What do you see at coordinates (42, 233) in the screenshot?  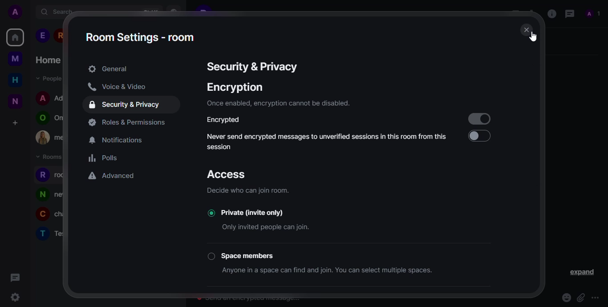 I see `profile` at bounding box center [42, 233].